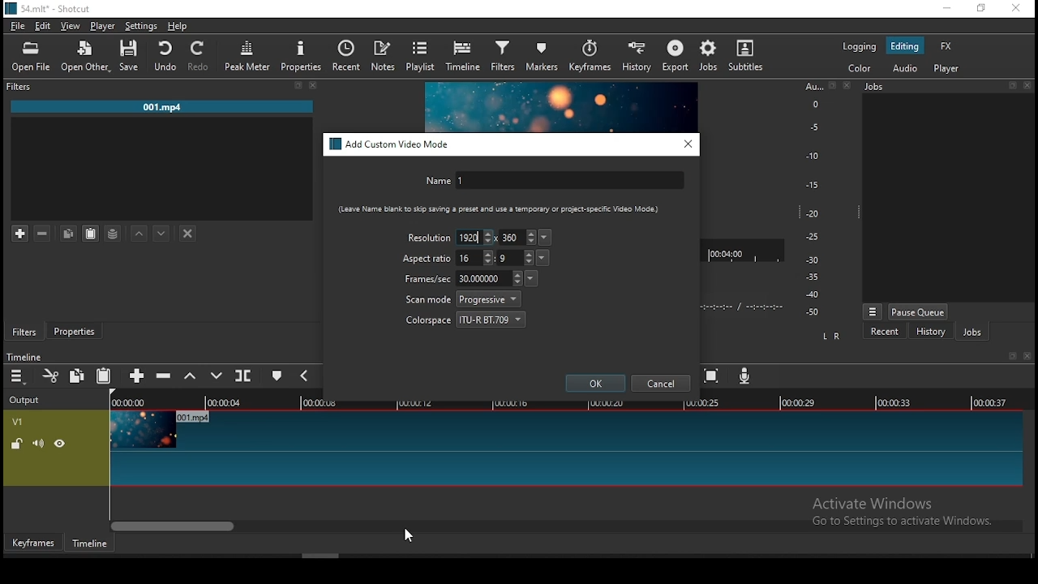  What do you see at coordinates (811, 184) in the screenshot?
I see `-15` at bounding box center [811, 184].